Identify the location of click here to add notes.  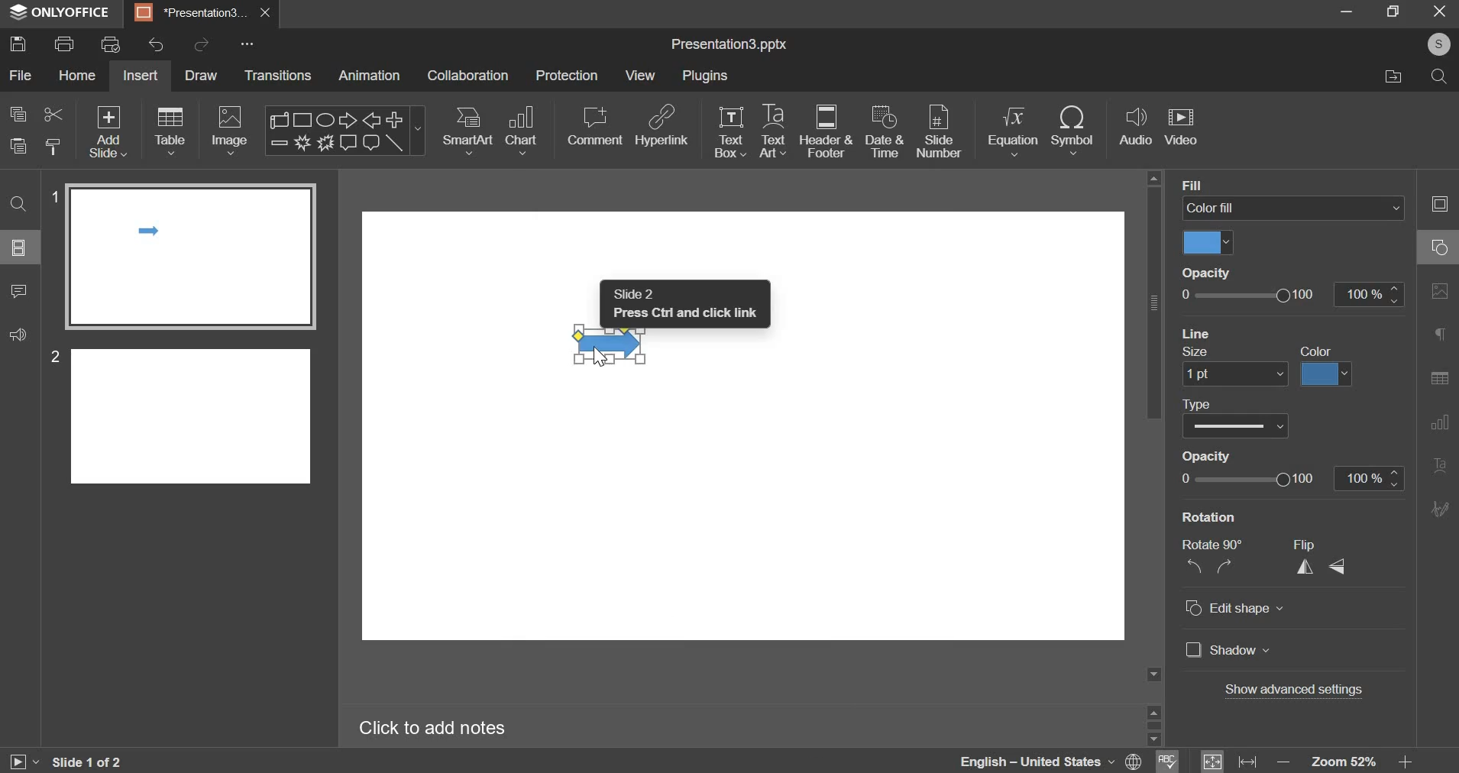
(432, 729).